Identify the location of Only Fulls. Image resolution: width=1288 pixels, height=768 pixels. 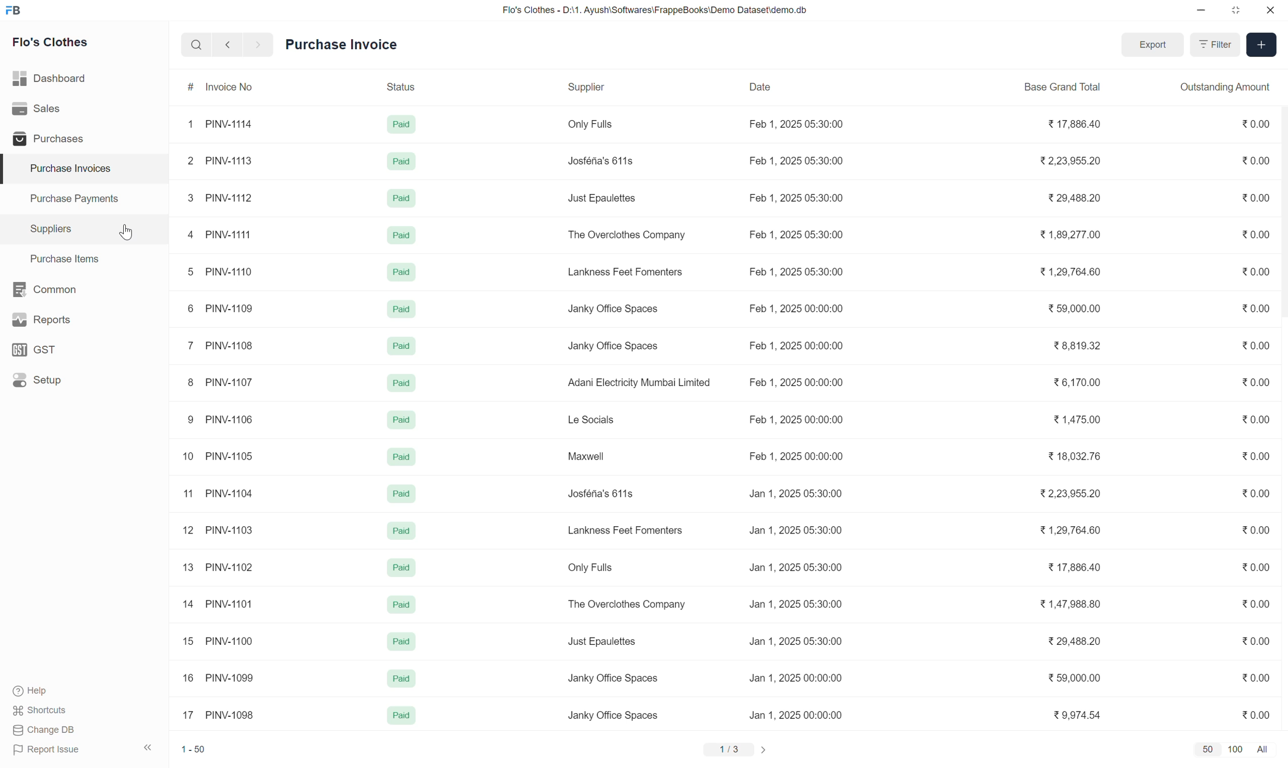
(593, 123).